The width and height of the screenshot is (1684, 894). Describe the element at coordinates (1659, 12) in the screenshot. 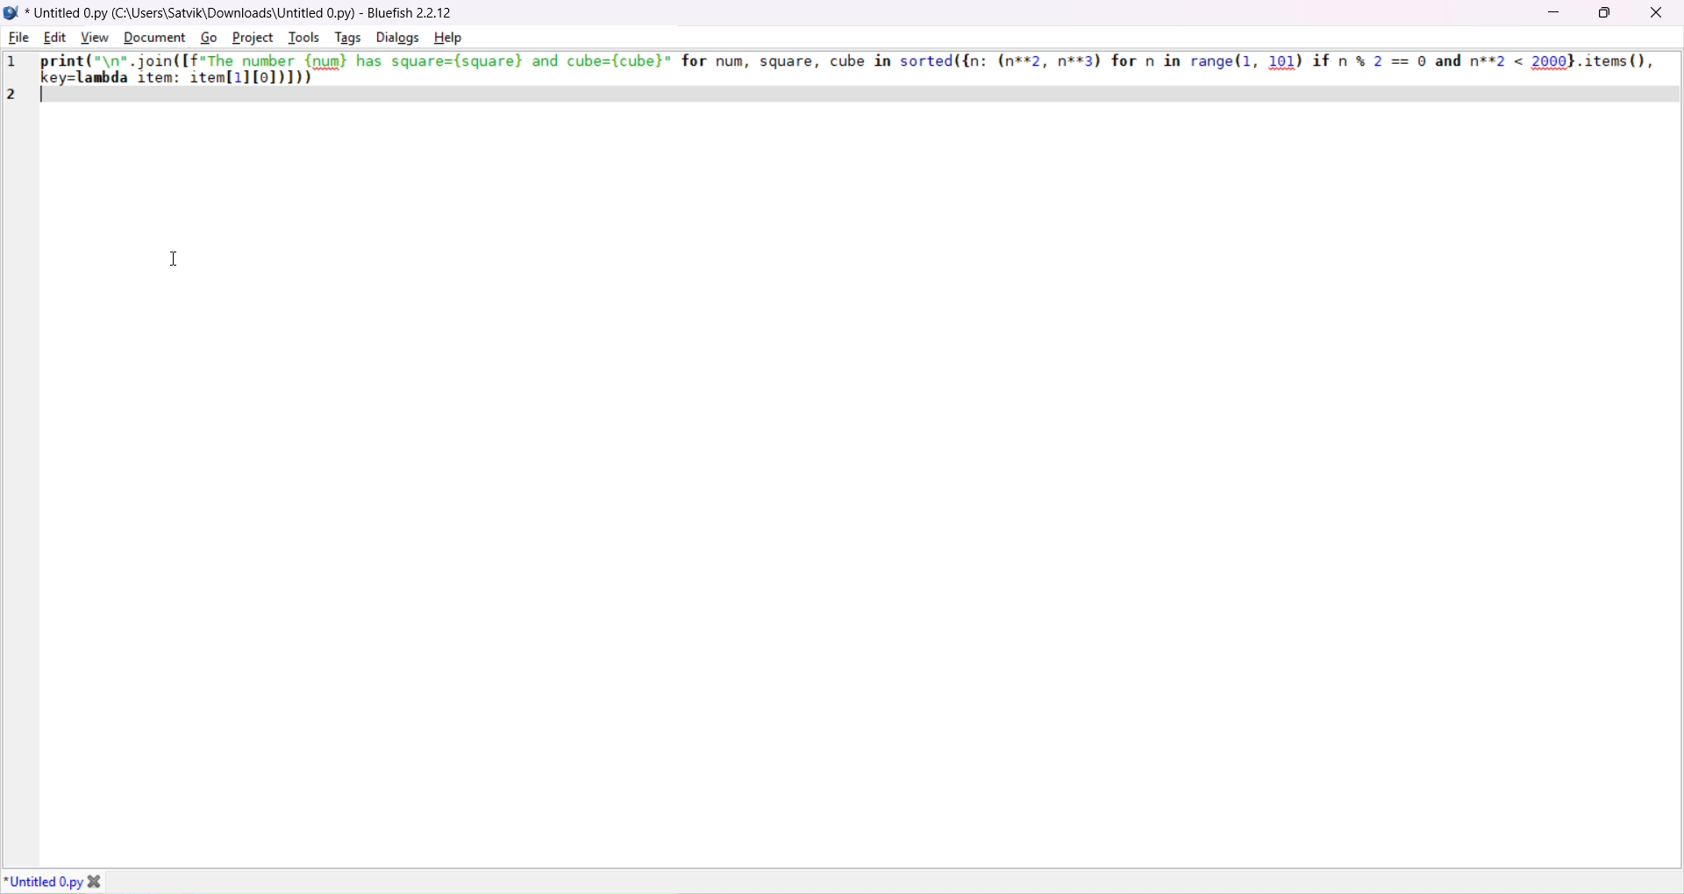

I see `close` at that location.